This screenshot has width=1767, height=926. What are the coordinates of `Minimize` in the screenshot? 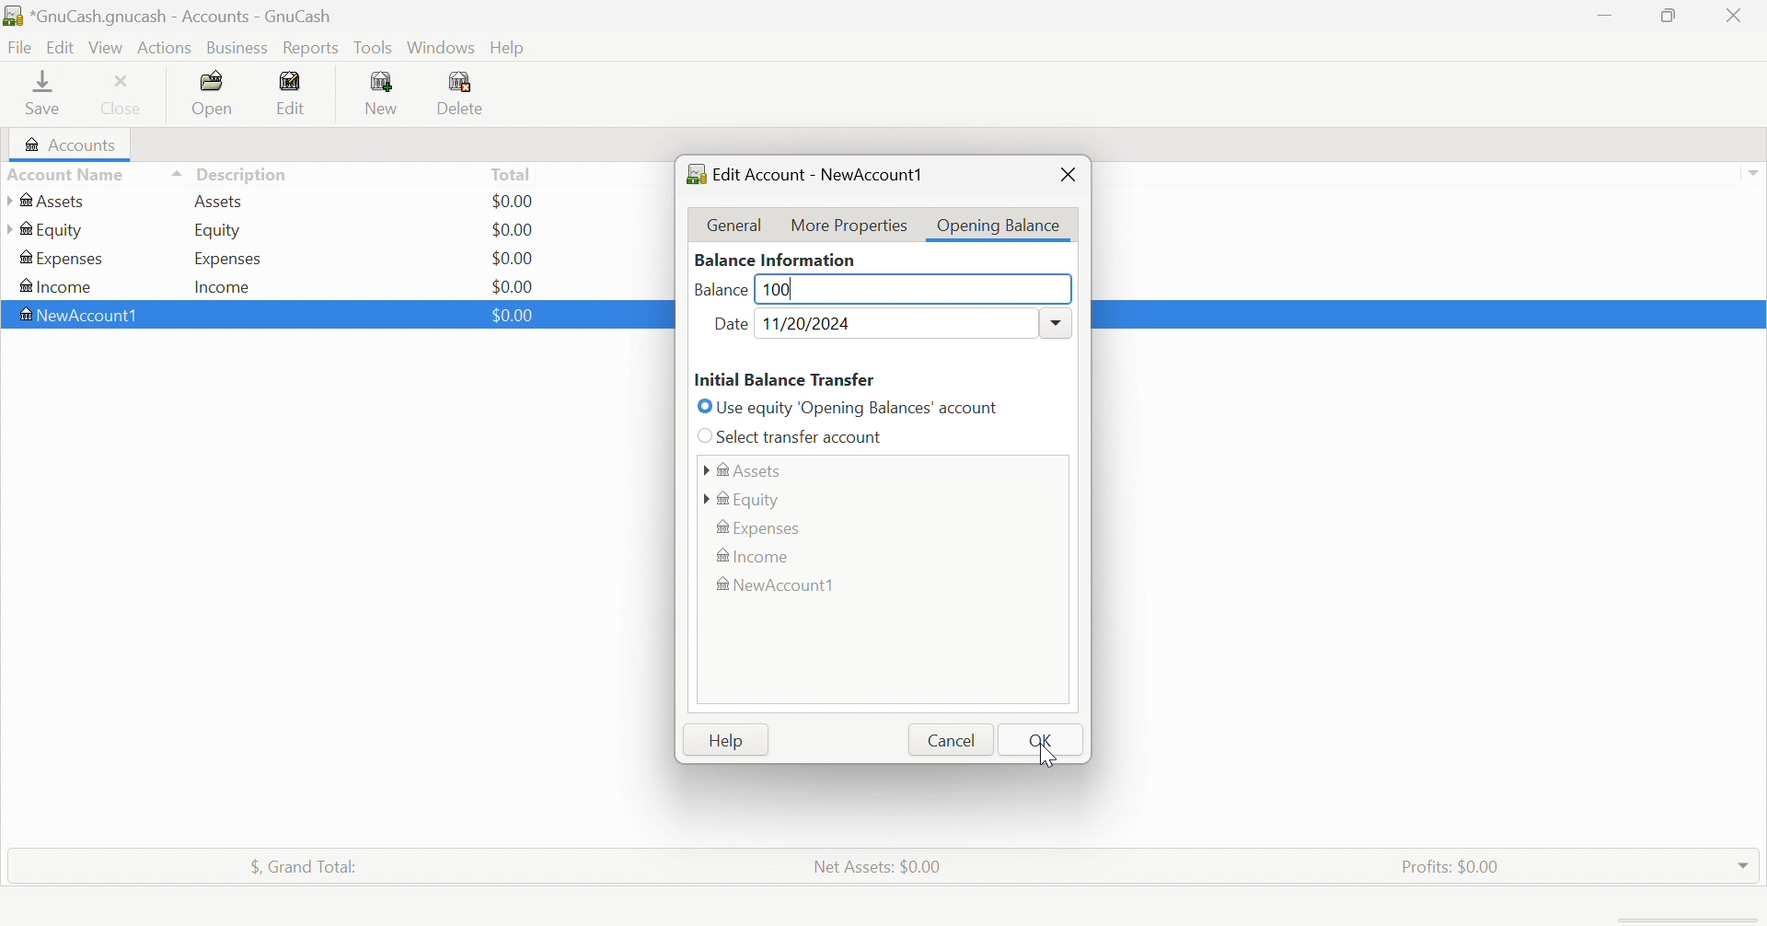 It's located at (1605, 16).